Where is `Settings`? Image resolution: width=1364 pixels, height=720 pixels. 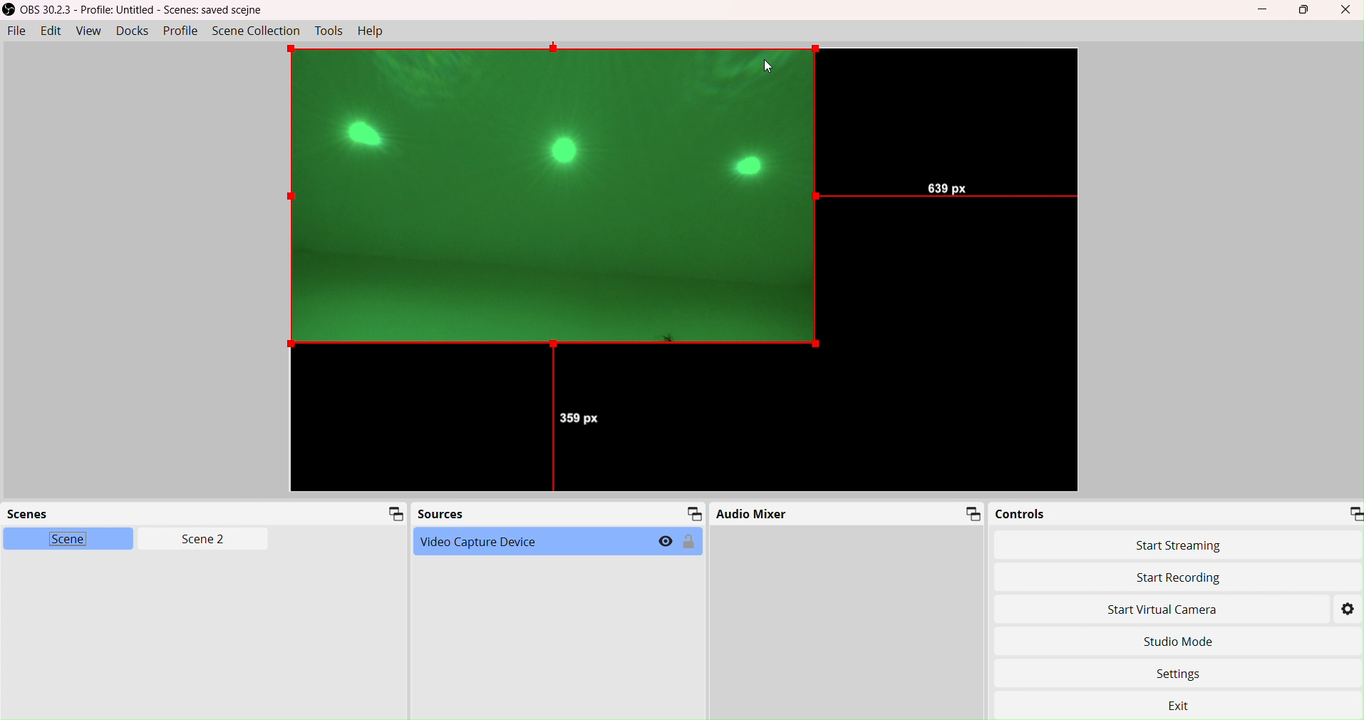
Settings is located at coordinates (1348, 608).